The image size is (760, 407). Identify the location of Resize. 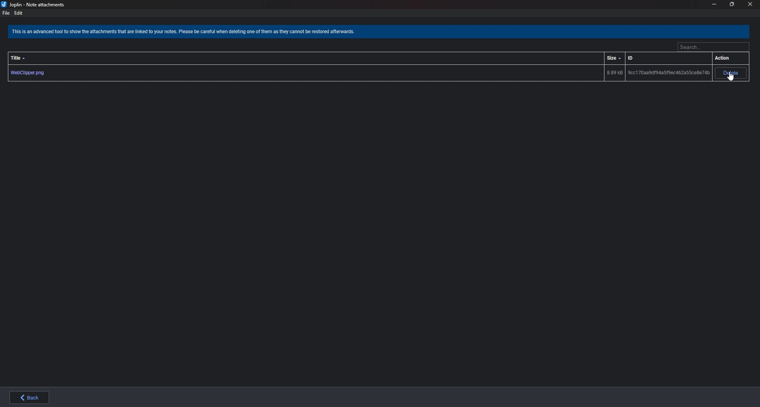
(733, 4).